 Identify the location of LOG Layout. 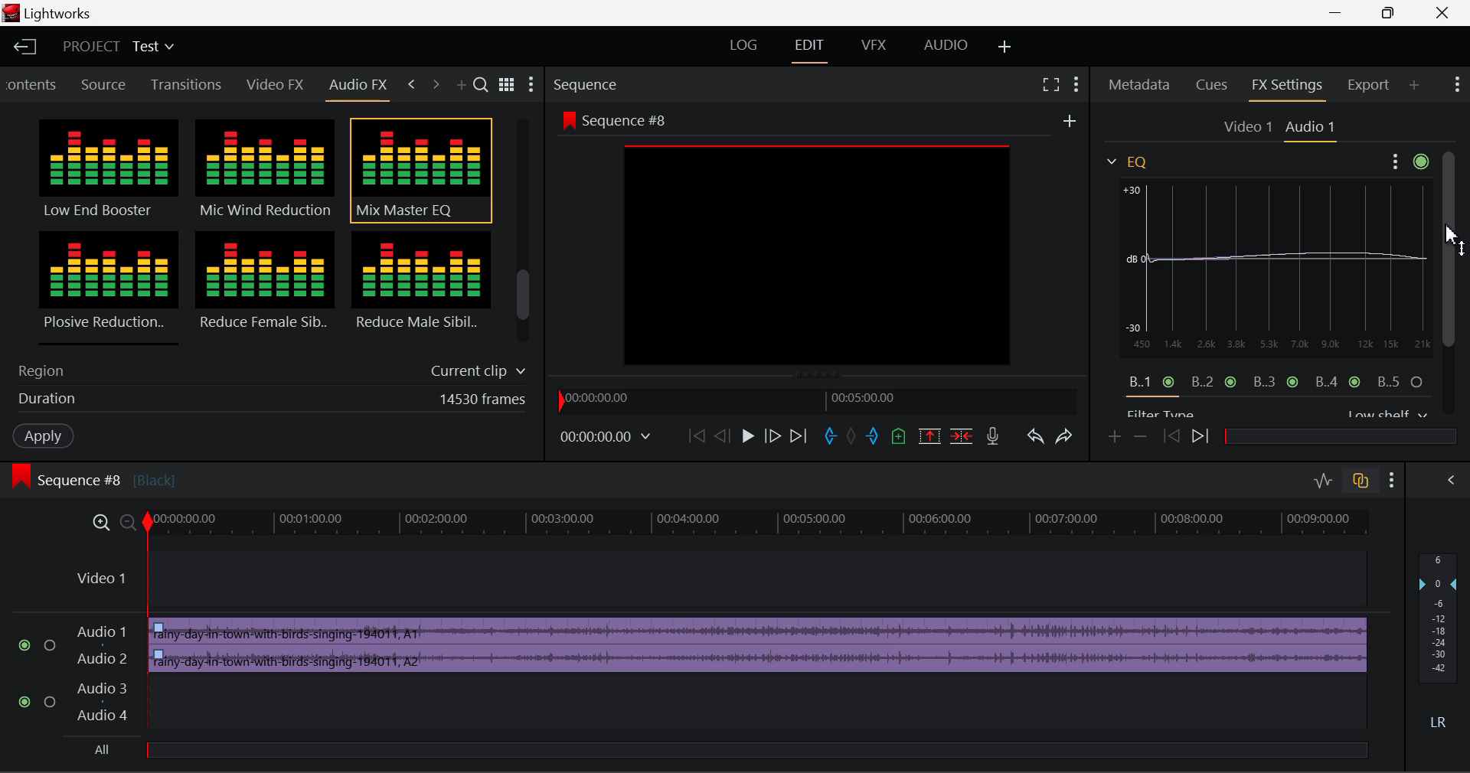
(740, 46).